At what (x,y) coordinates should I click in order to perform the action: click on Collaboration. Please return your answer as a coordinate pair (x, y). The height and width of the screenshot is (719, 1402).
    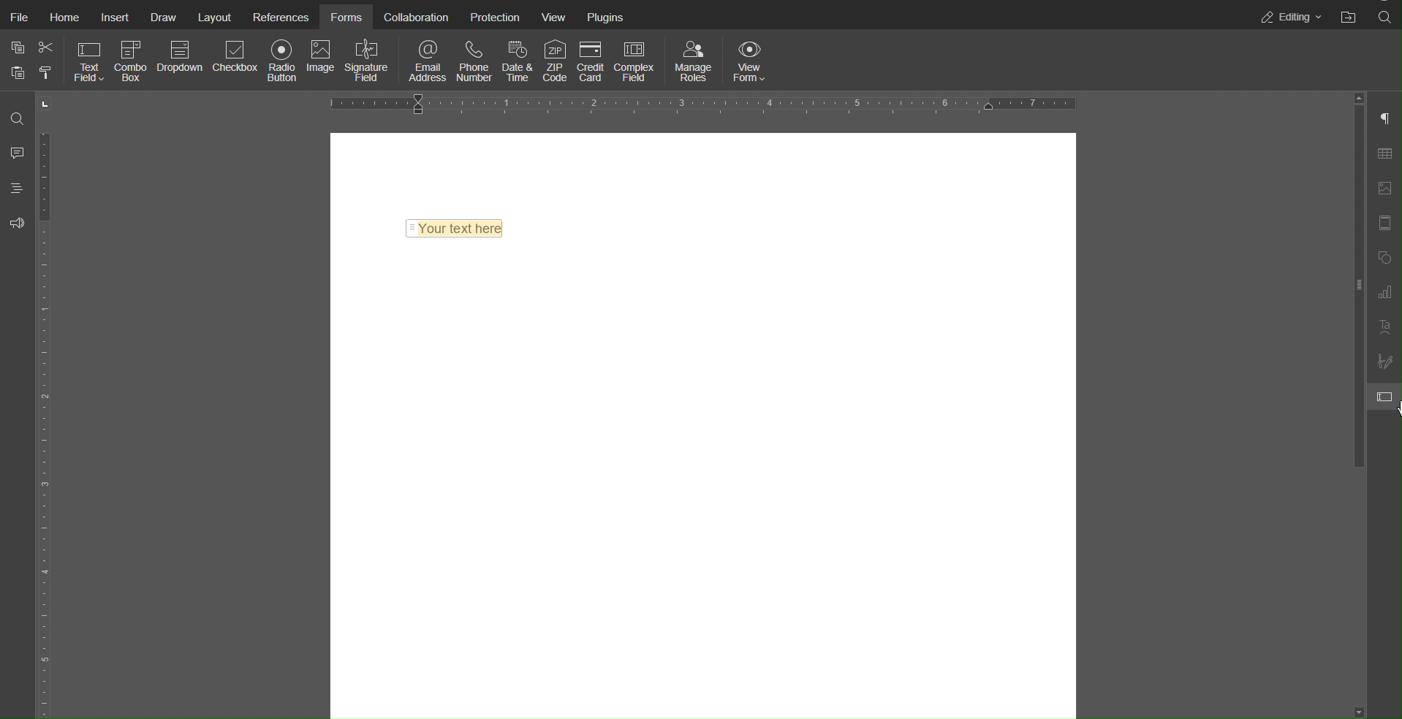
    Looking at the image, I should click on (417, 18).